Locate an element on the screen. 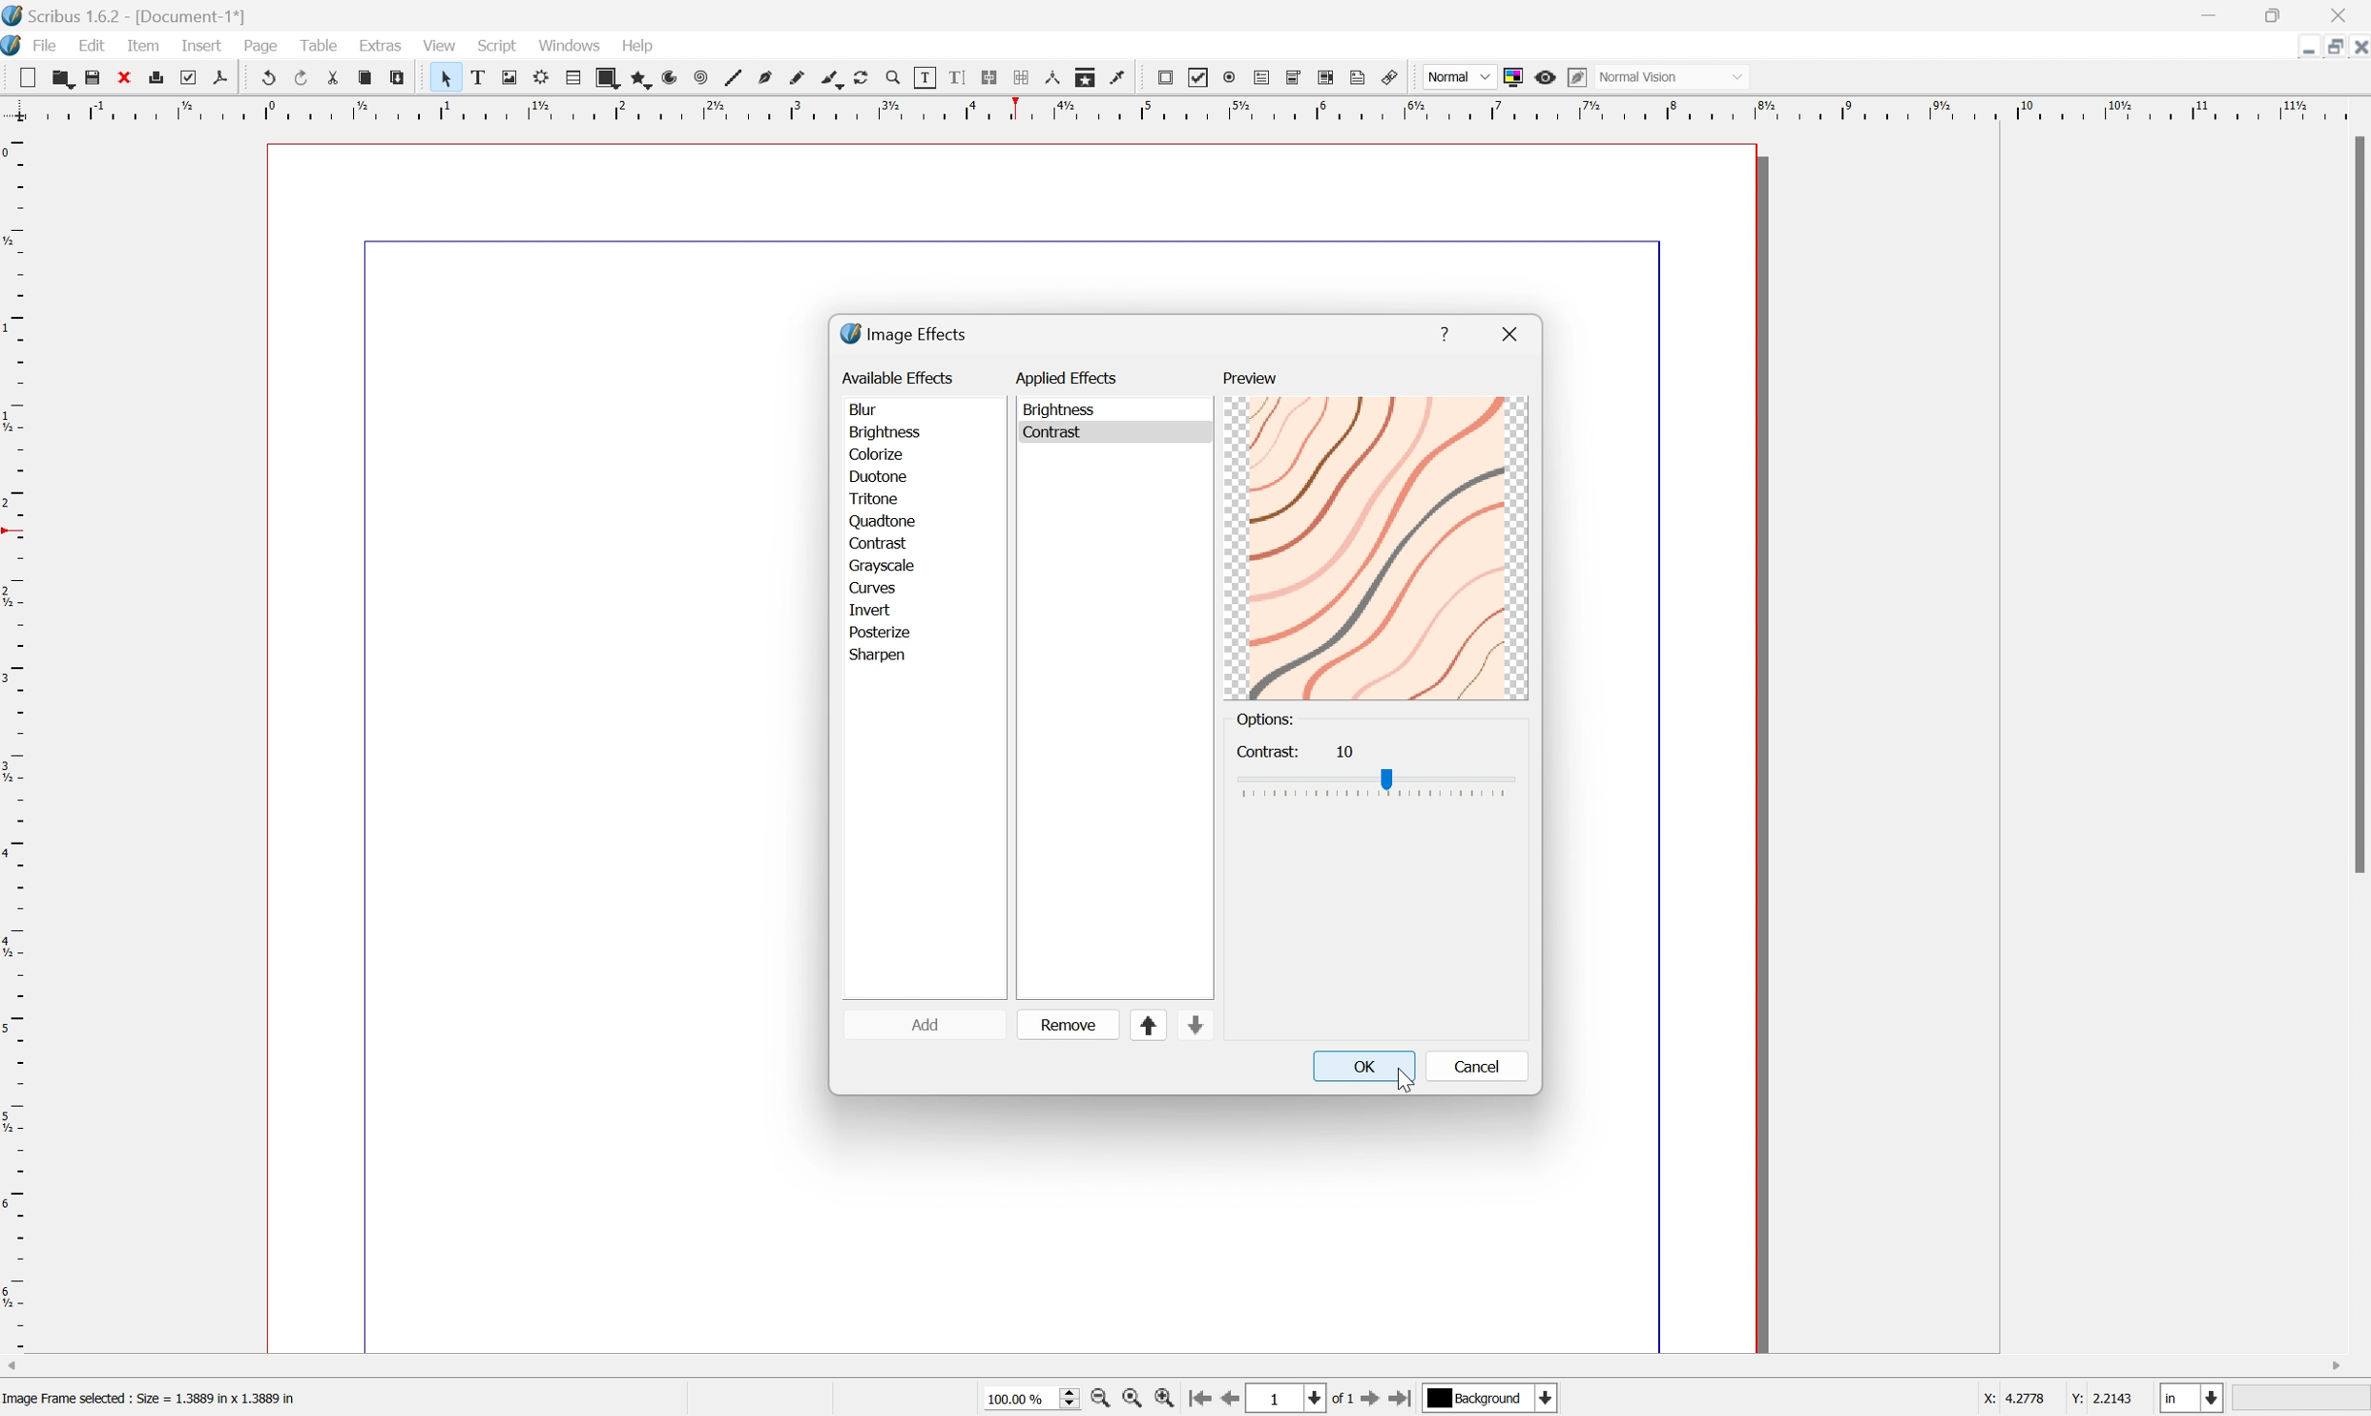  PDF List Box is located at coordinates (1330, 78).